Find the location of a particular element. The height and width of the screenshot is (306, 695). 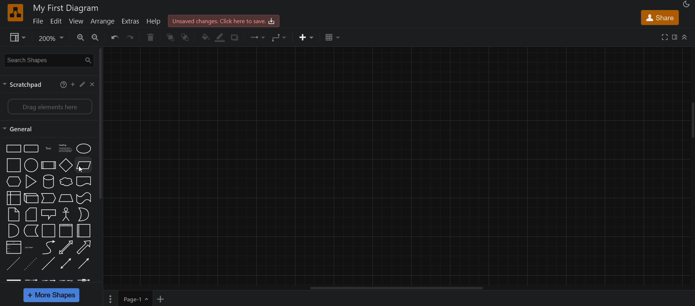

edit is located at coordinates (56, 21).